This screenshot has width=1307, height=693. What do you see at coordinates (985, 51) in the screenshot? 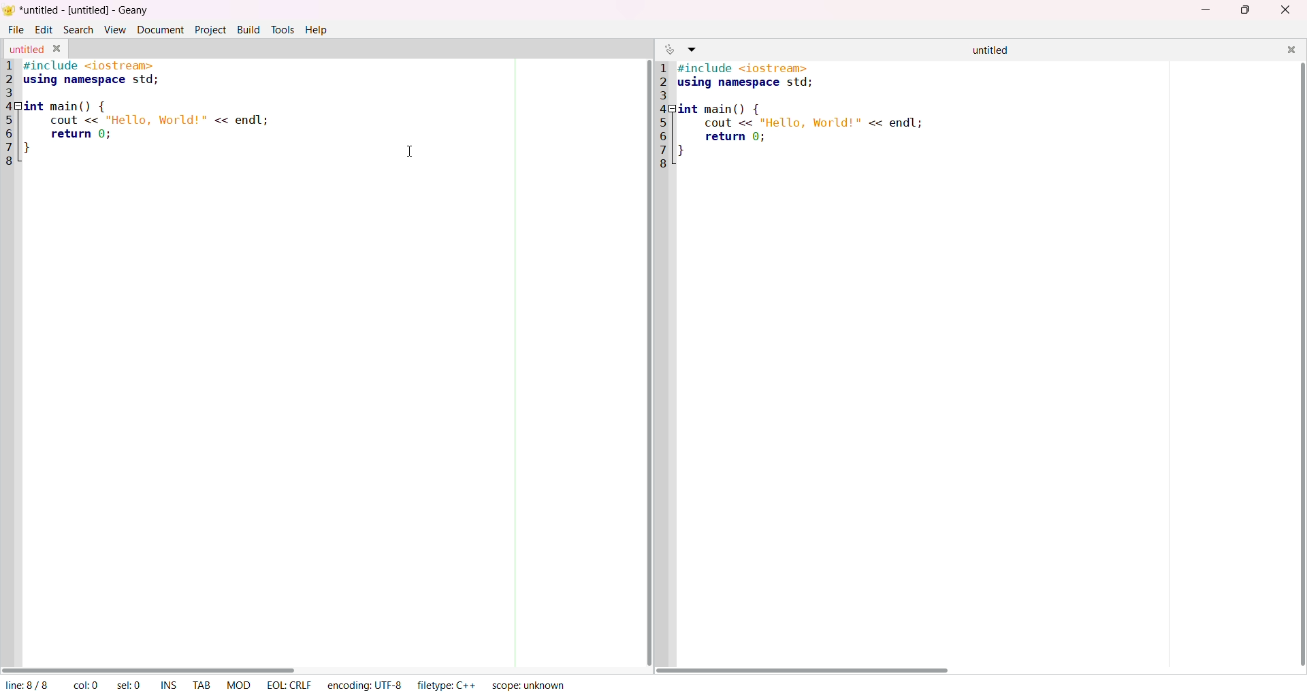
I see `untitled` at bounding box center [985, 51].